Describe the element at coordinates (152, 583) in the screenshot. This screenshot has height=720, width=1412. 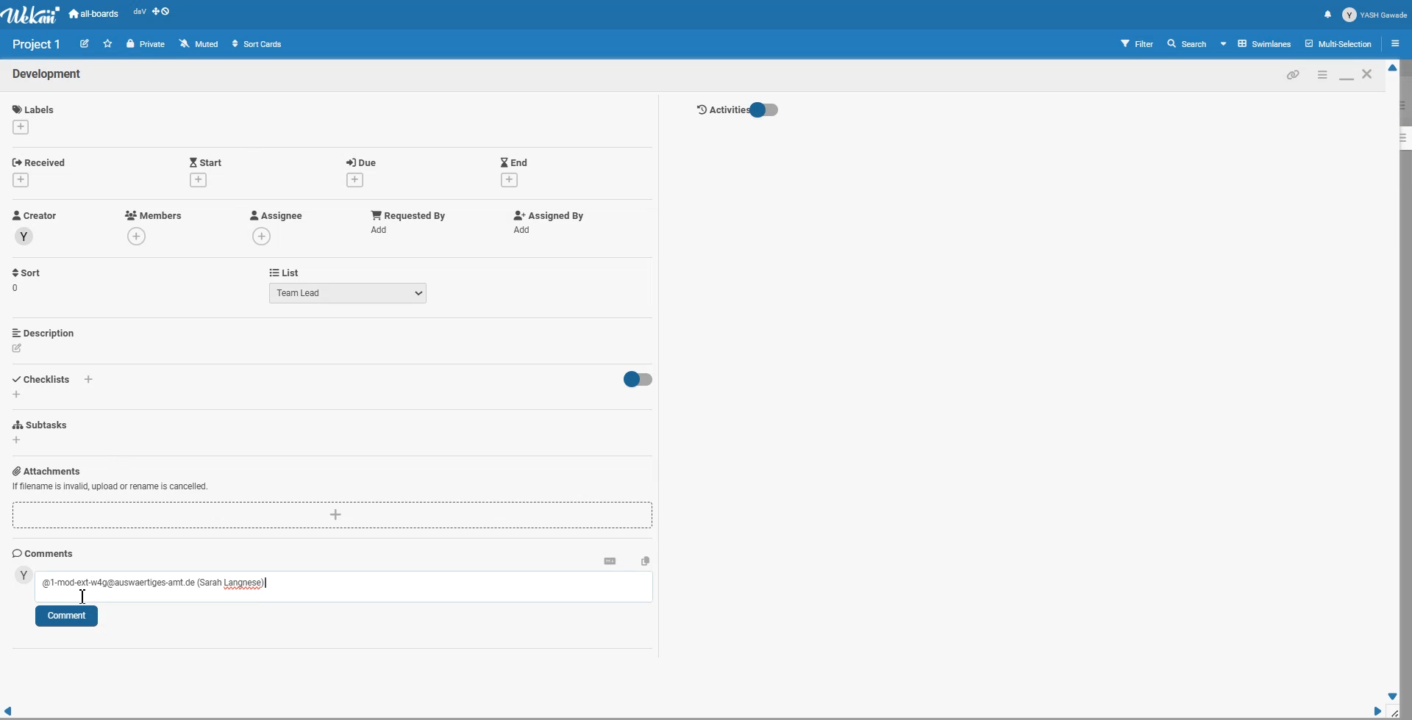
I see `@!-mod-ext-wag@auswaertiges-amt de (Sarah Langnese)` at that location.